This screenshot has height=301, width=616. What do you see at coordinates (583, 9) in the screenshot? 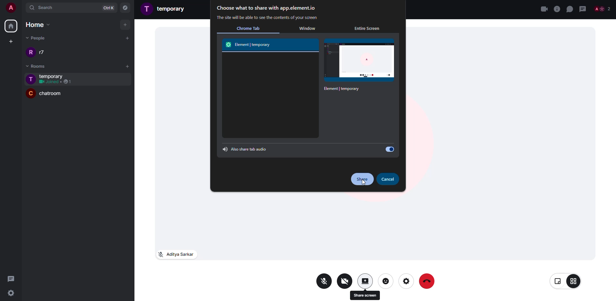
I see `threads` at bounding box center [583, 9].